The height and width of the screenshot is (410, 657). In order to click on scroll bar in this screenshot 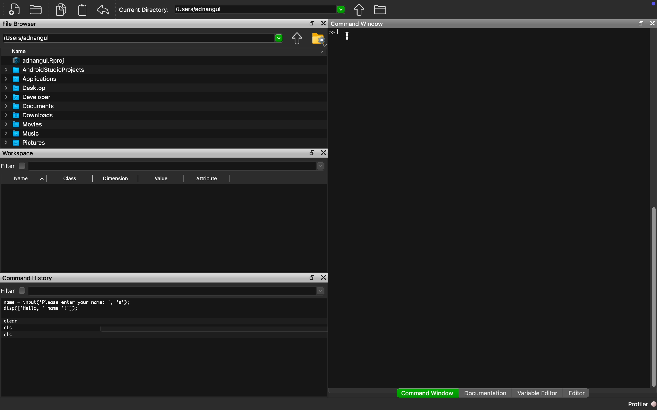, I will do `click(653, 295)`.